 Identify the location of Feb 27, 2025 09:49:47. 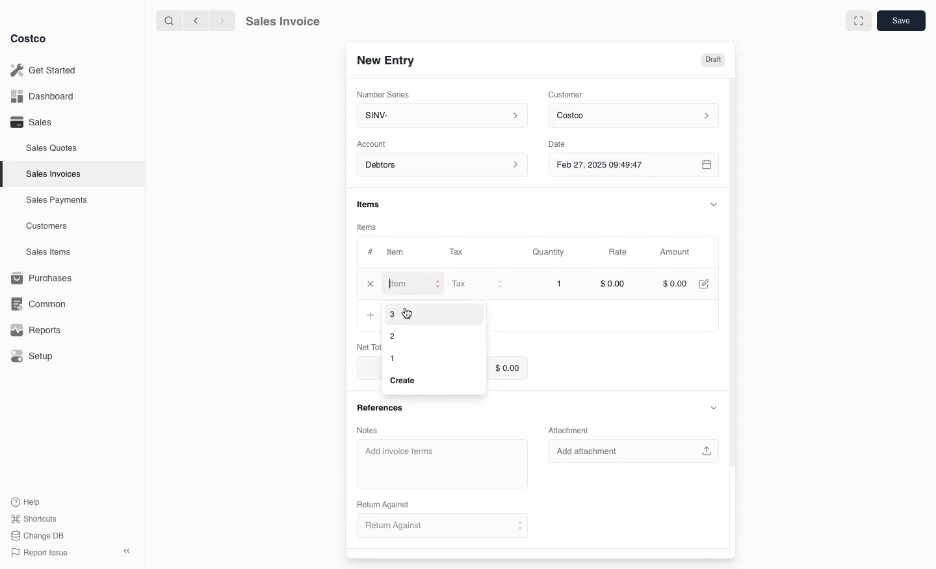
(633, 164).